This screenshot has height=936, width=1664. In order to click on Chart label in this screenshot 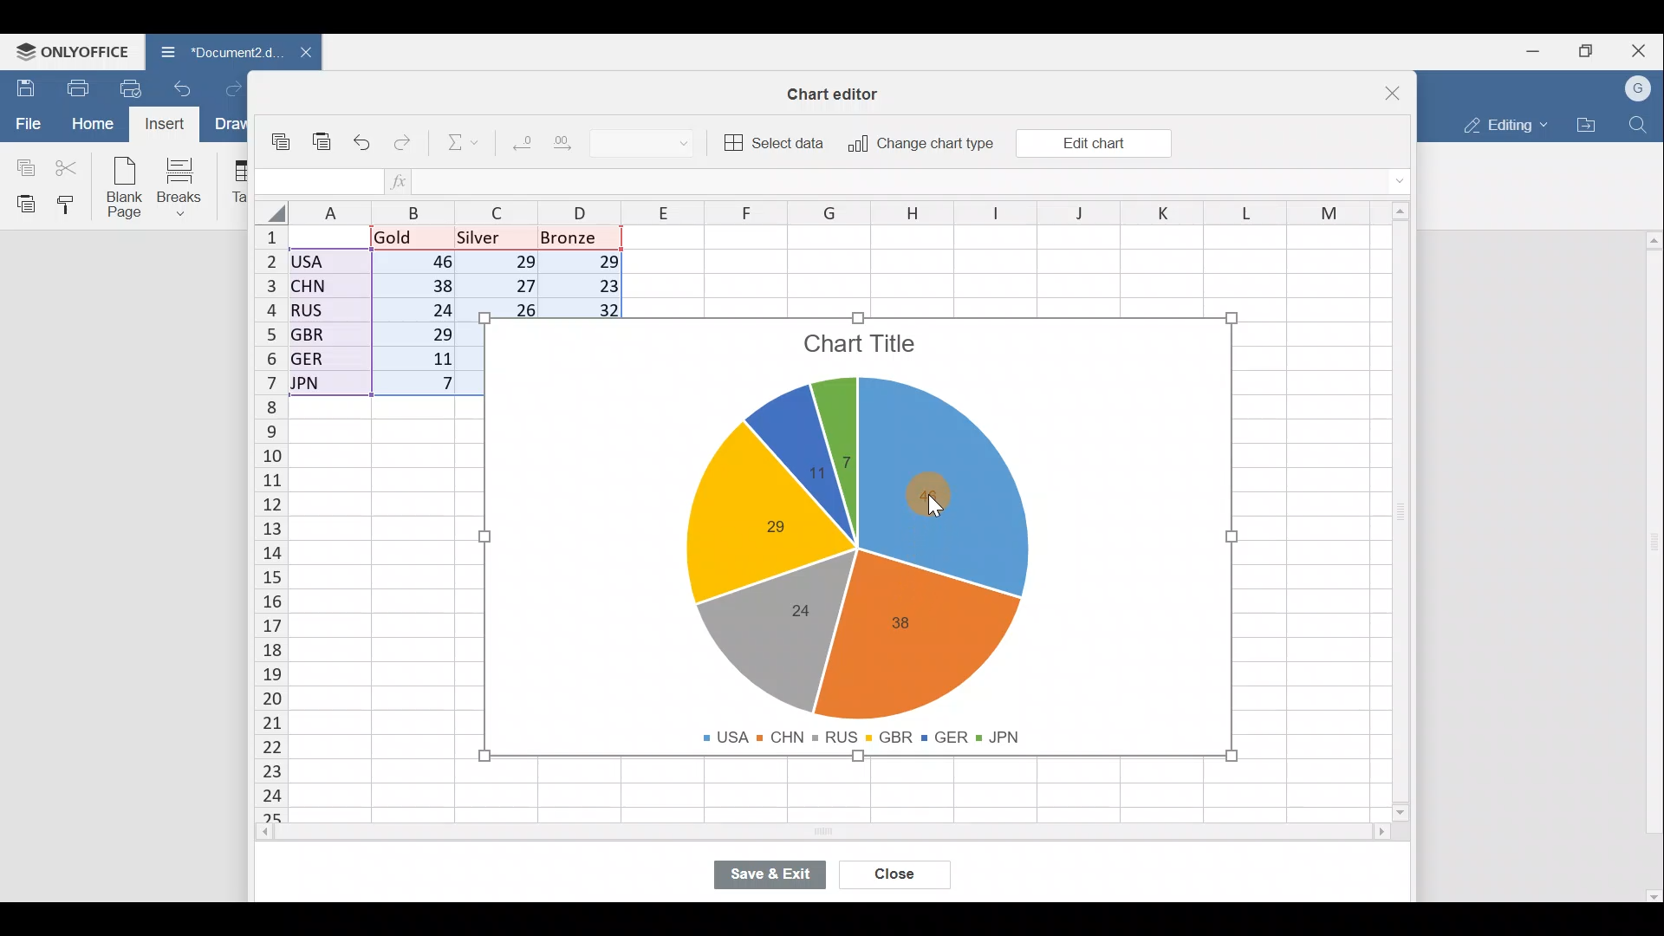, I will do `click(846, 452)`.